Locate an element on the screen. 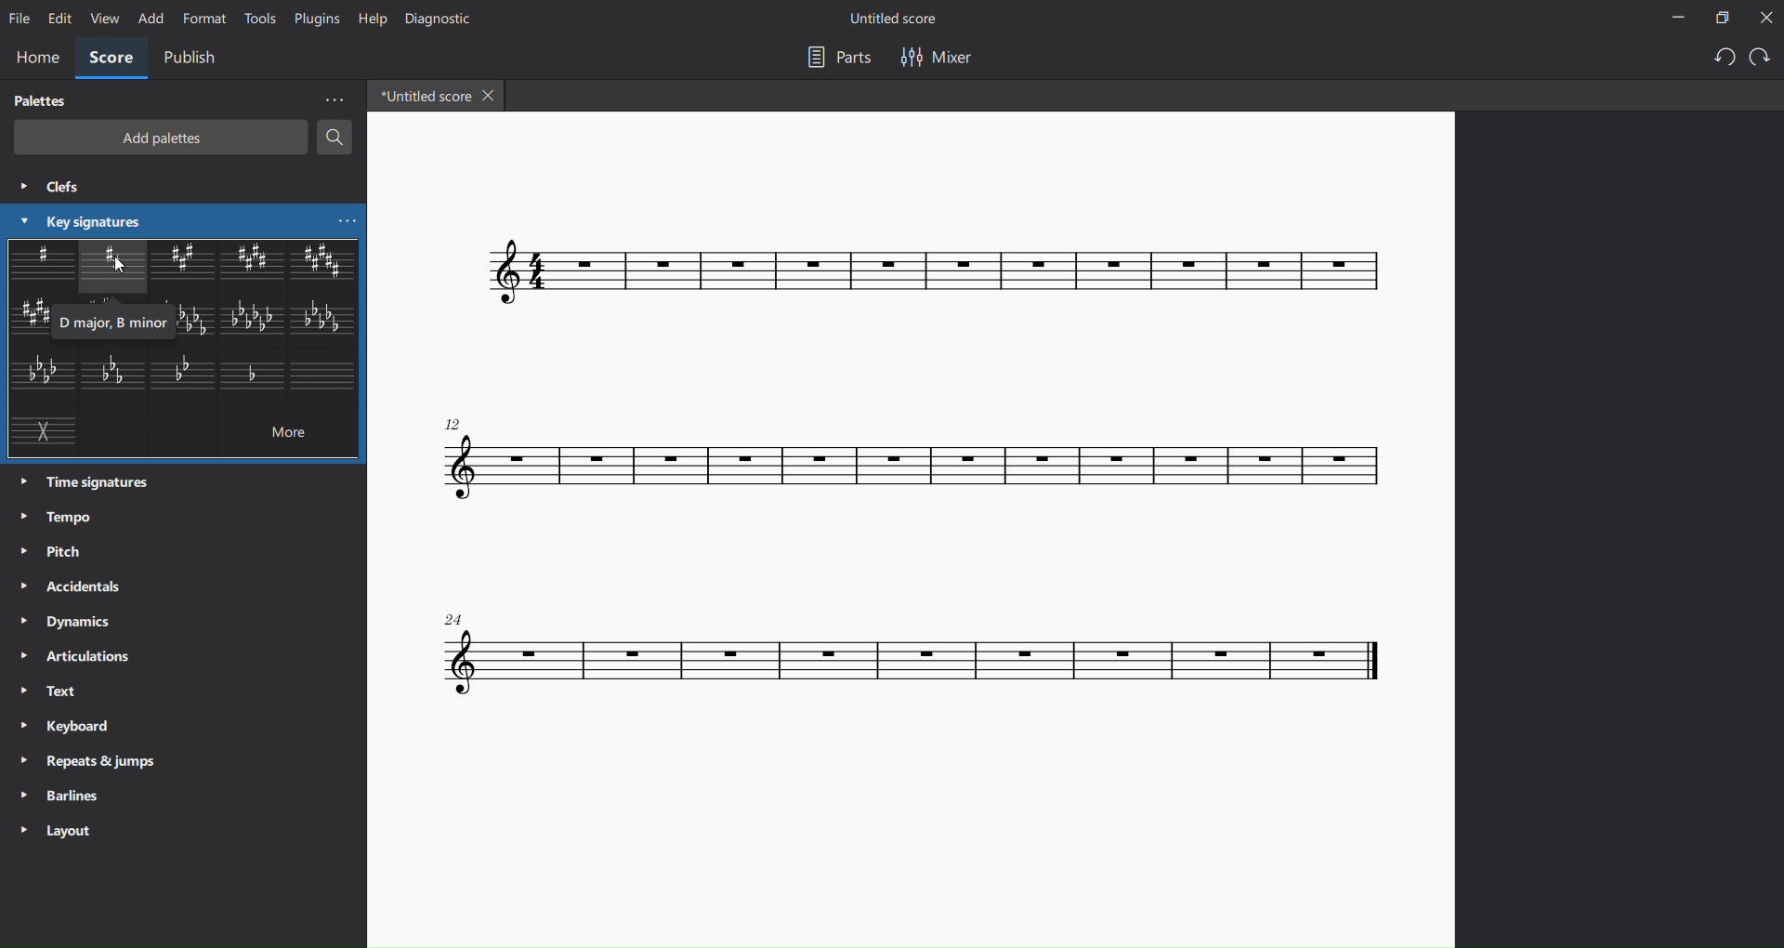 Image resolution: width=1784 pixels, height=948 pixels. add palettes is located at coordinates (160, 138).